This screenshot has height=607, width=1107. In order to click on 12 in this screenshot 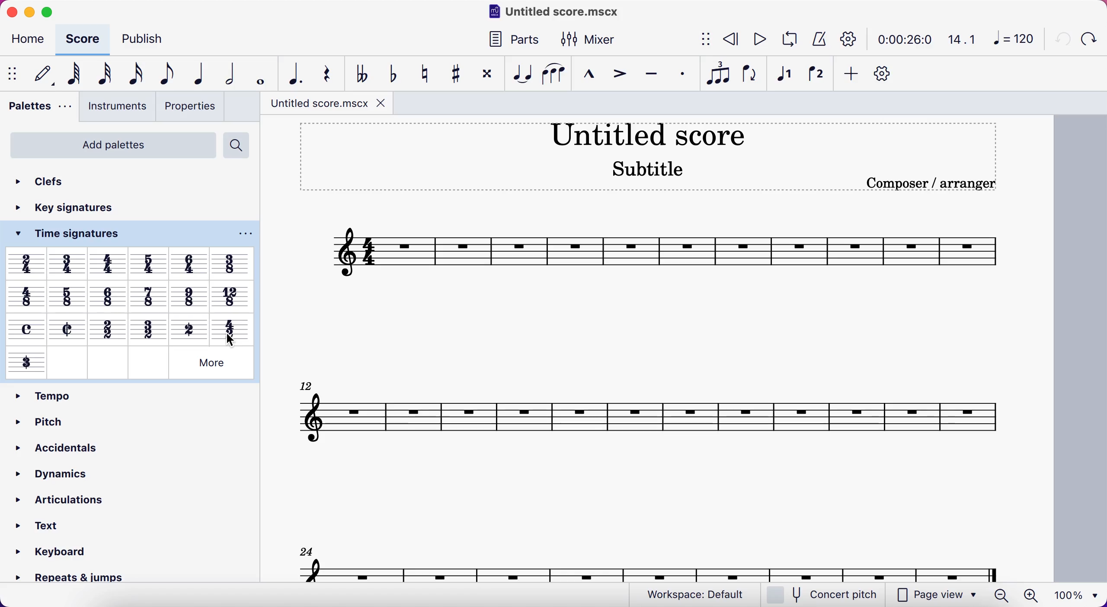, I will do `click(307, 385)`.